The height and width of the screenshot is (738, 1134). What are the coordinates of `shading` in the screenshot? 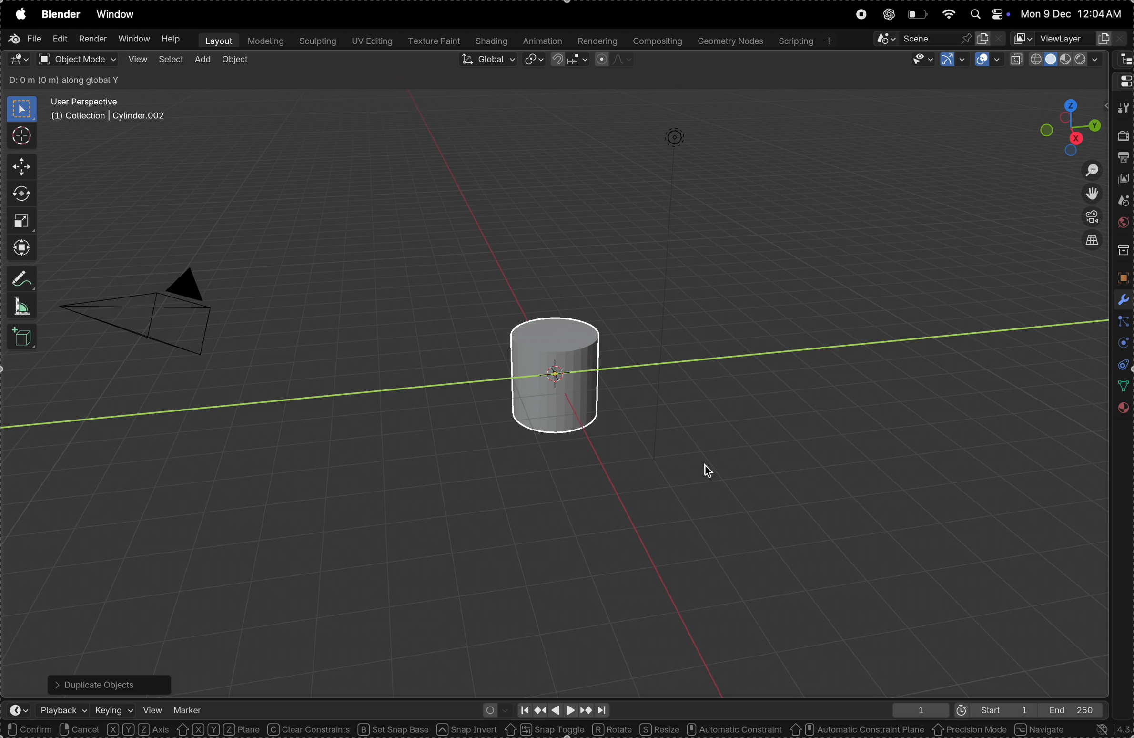 It's located at (492, 41).